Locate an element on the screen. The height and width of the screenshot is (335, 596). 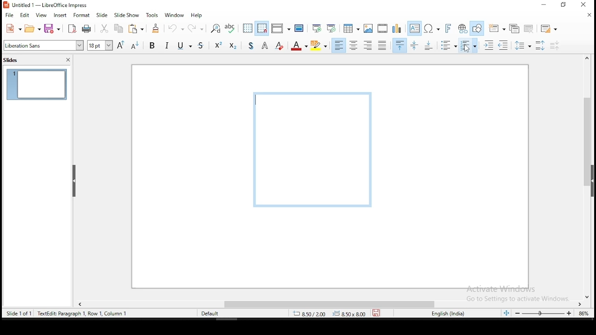
display views is located at coordinates (281, 27).